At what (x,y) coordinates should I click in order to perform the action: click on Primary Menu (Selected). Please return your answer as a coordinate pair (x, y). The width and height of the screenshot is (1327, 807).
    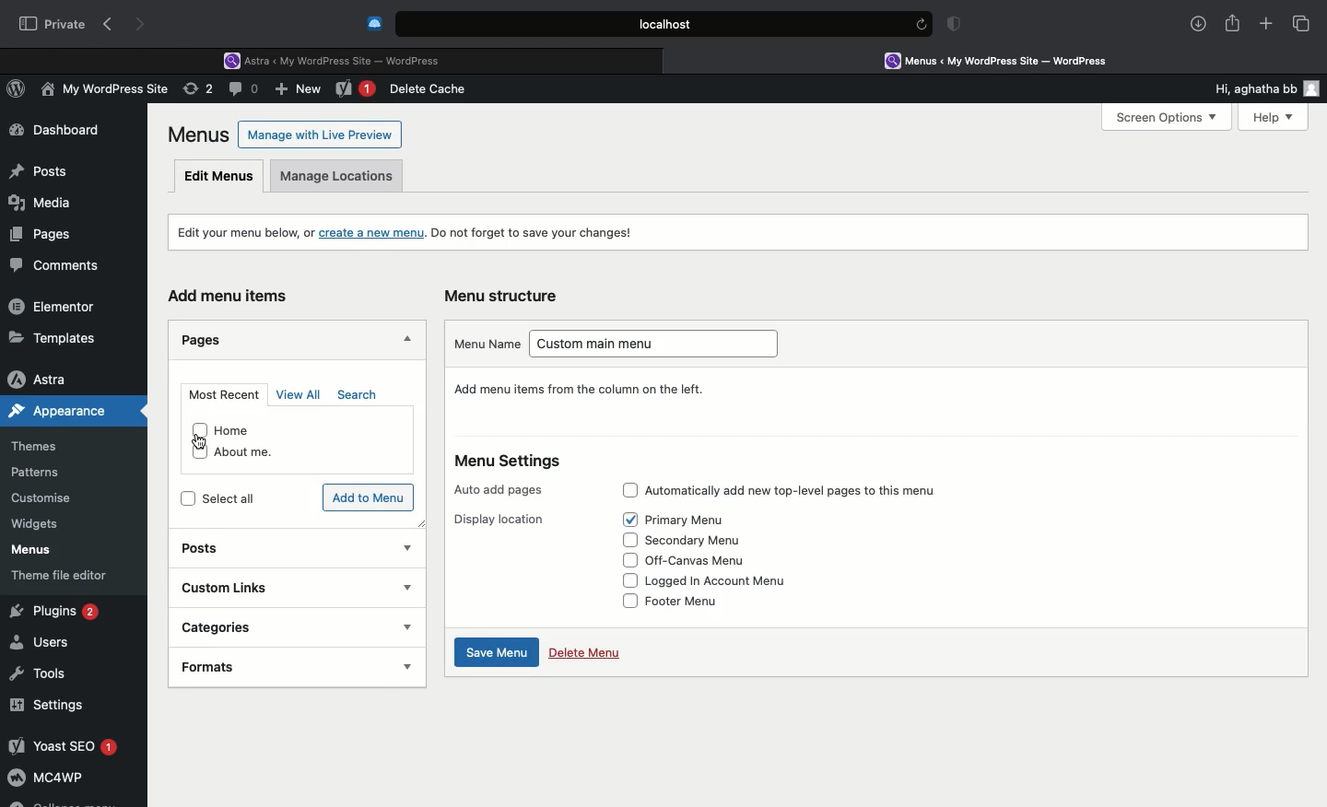
    Looking at the image, I should click on (699, 517).